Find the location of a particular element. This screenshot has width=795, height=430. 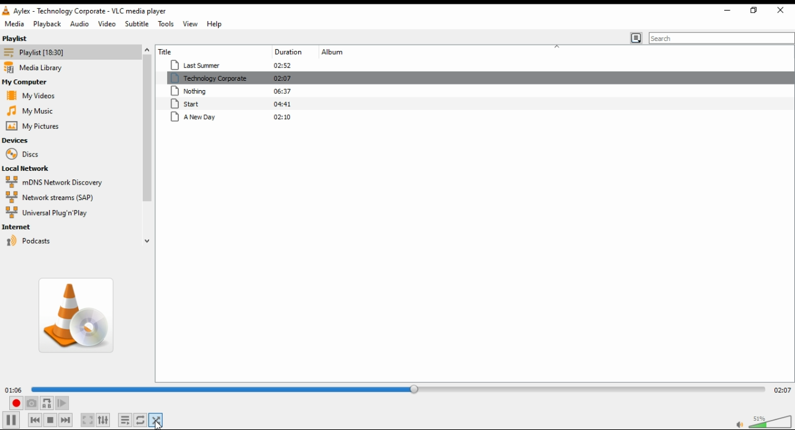

mouse on random is located at coordinates (158, 420).